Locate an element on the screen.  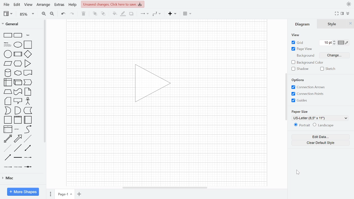
Bidirectional arrow is located at coordinates (8, 139).